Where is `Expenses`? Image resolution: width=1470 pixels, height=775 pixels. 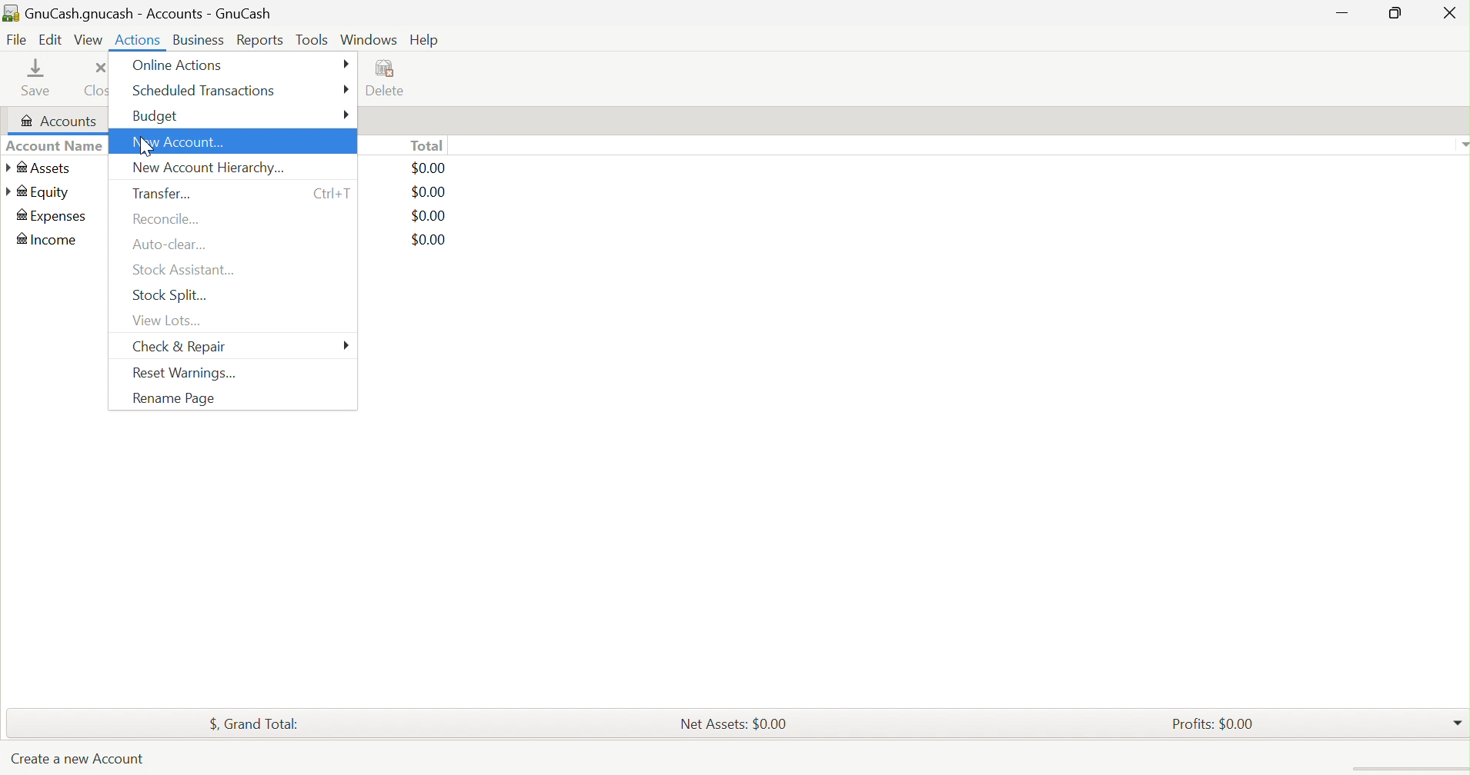 Expenses is located at coordinates (52, 218).